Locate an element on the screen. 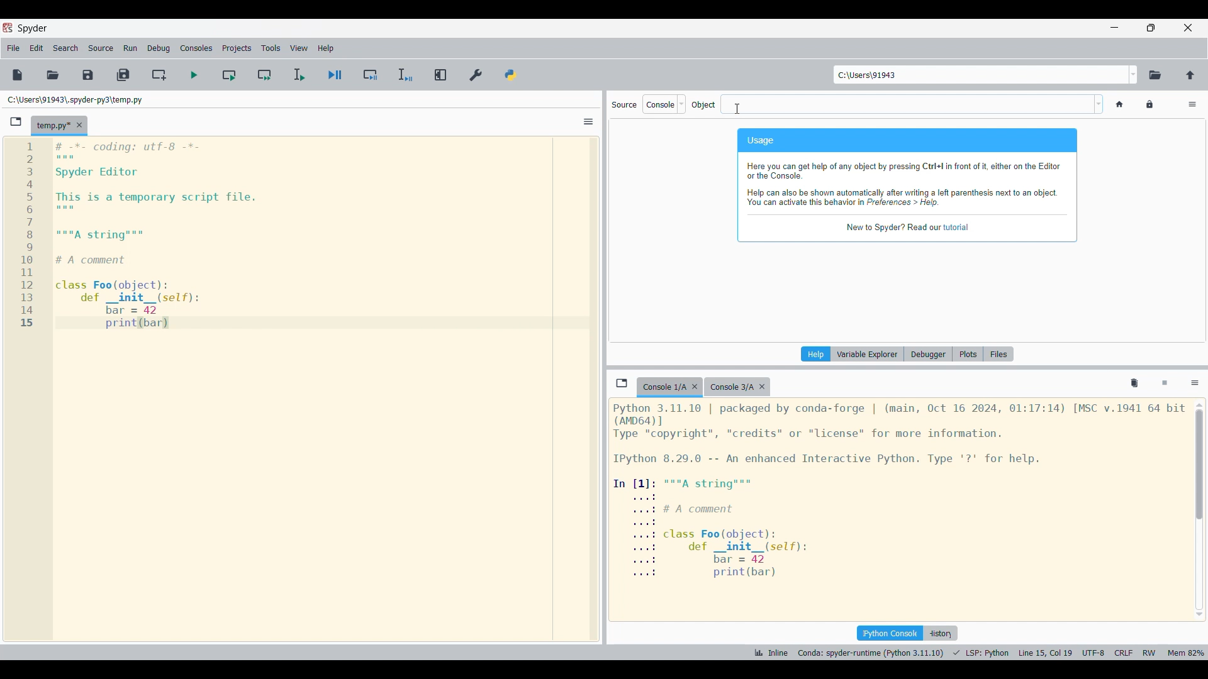  Run current cell and go to next is located at coordinates (266, 75).